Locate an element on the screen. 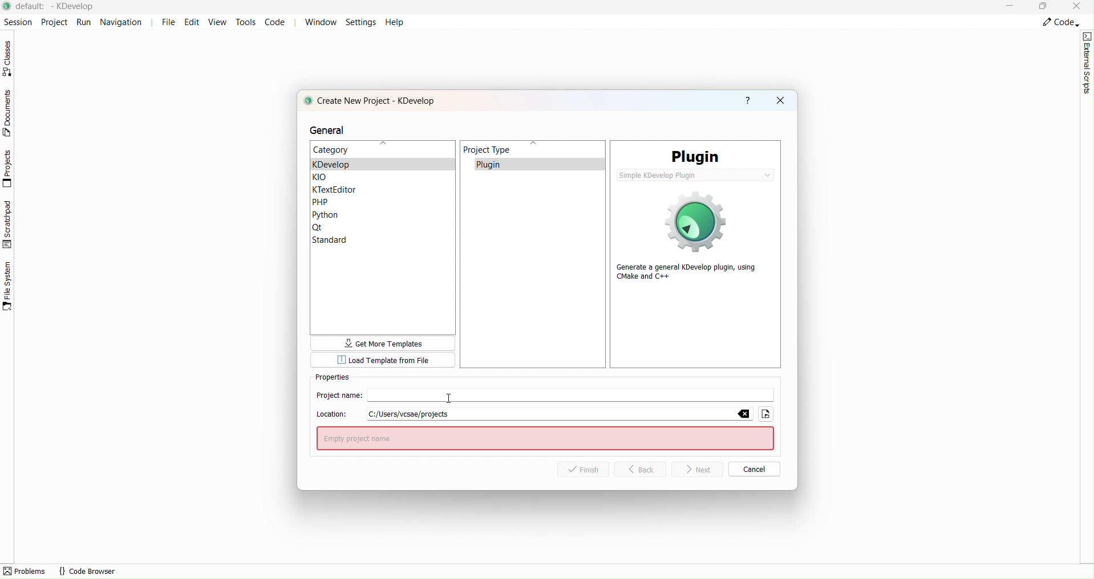 The image size is (1094, 579). Help is located at coordinates (394, 22).